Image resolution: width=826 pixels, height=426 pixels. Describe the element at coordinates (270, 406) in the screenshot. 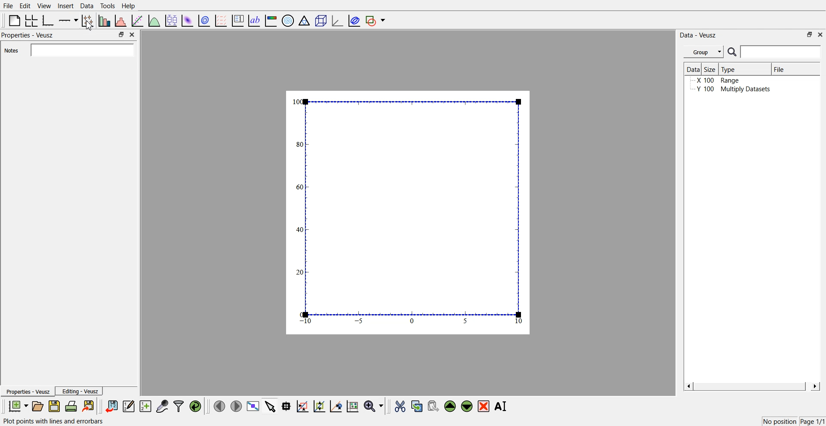

I see `select items` at that location.